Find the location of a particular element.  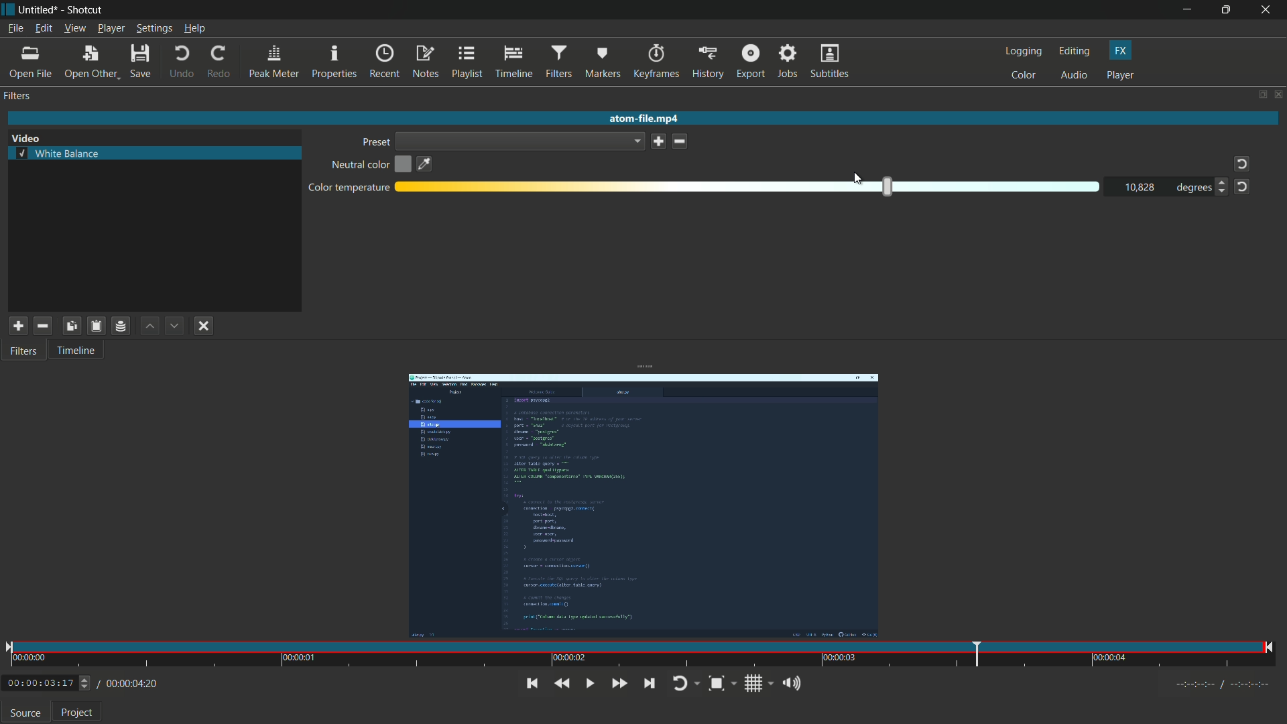

0:00:03:17 (current time) is located at coordinates (47, 681).